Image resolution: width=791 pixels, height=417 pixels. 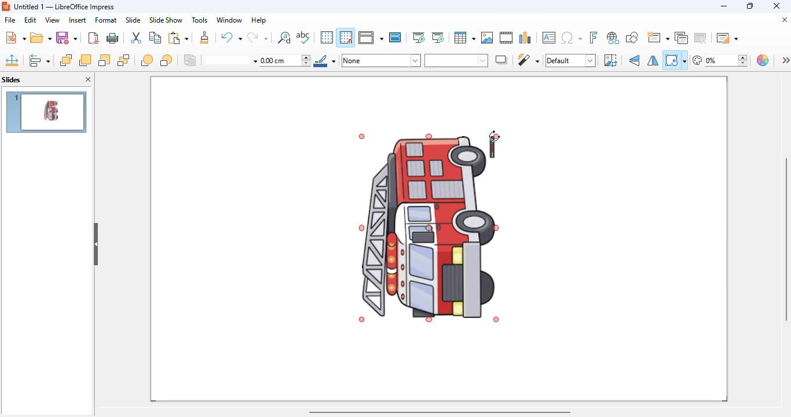 What do you see at coordinates (155, 38) in the screenshot?
I see `copy` at bounding box center [155, 38].